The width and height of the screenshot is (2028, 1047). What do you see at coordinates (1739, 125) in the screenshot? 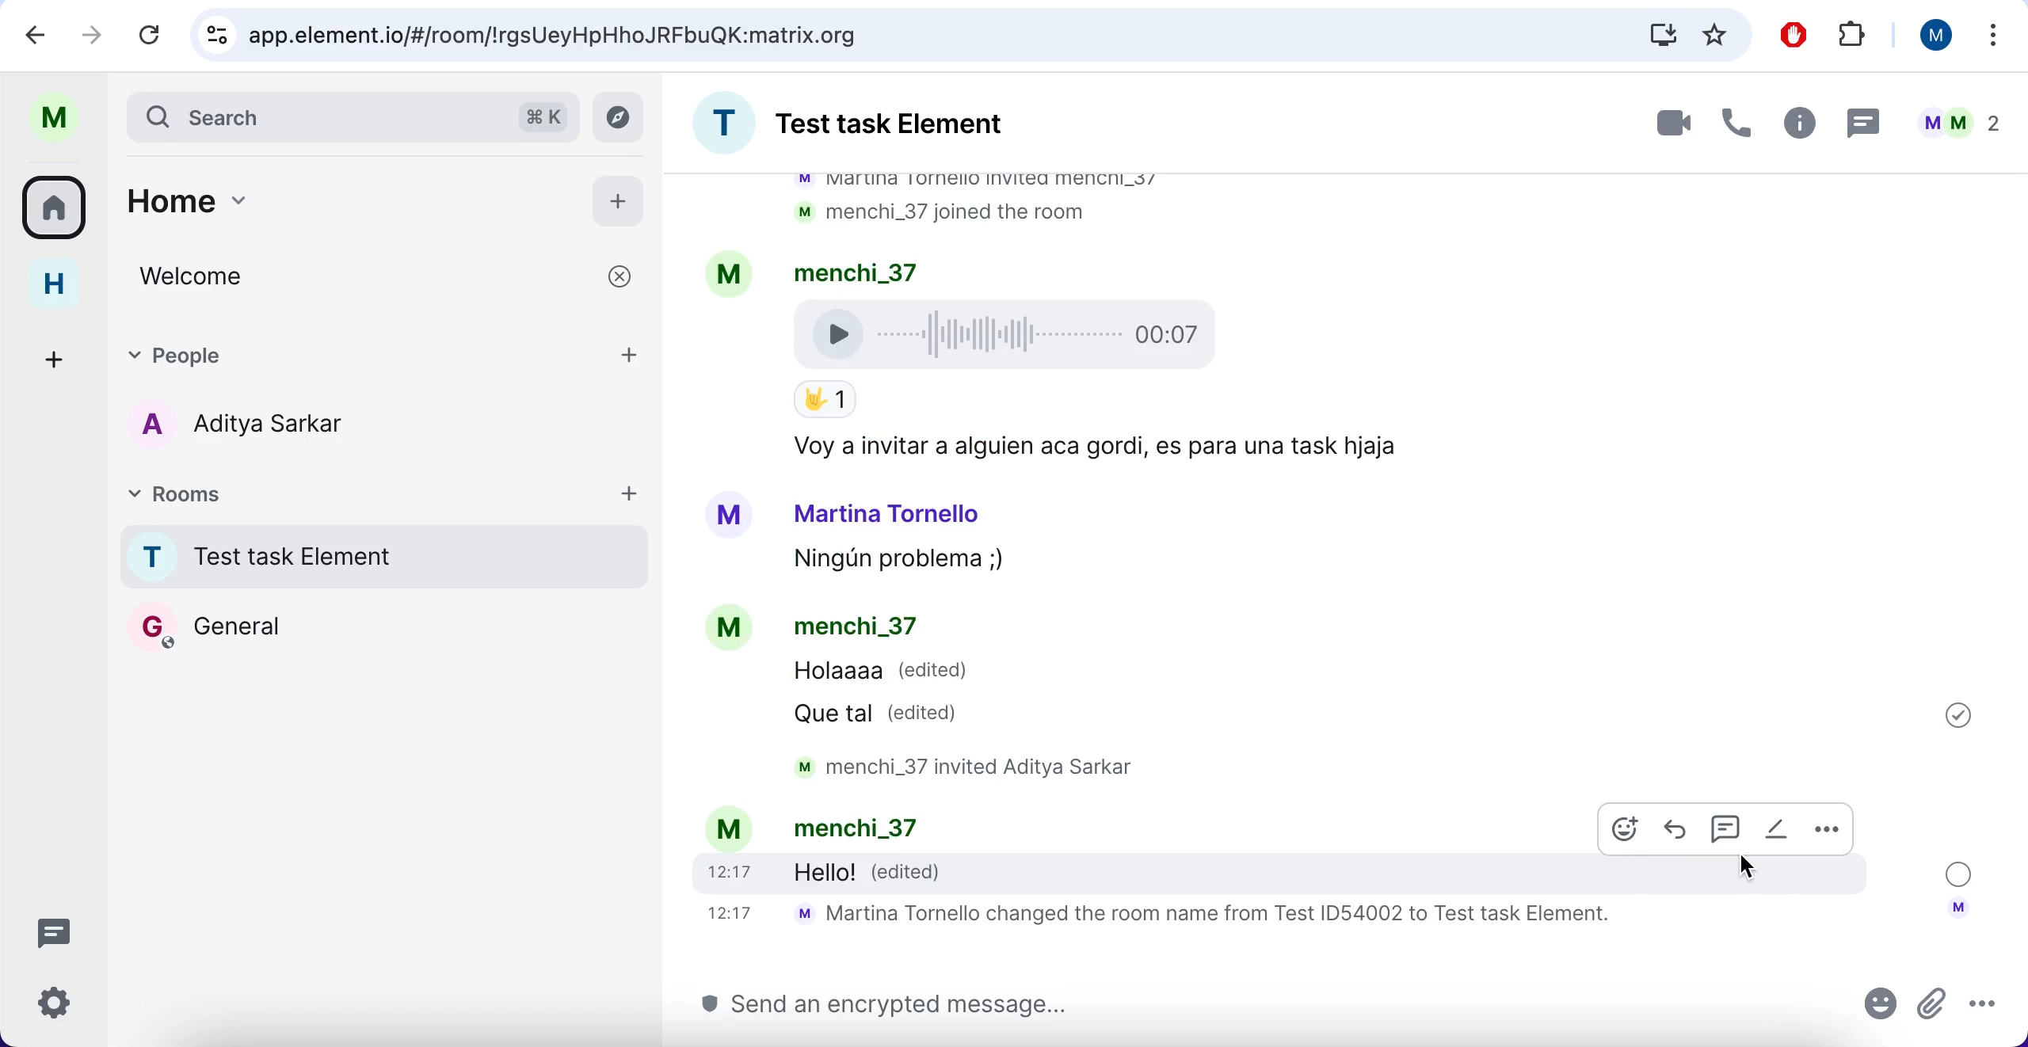
I see `call` at bounding box center [1739, 125].